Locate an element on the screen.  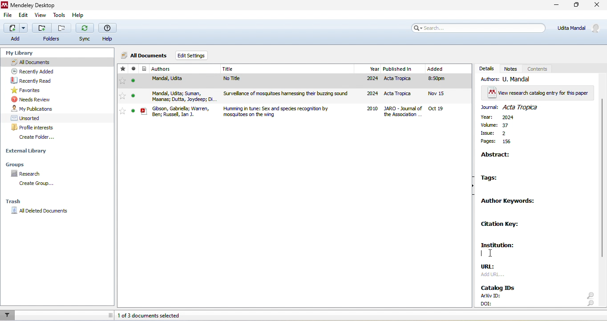
citation key is located at coordinates (502, 225).